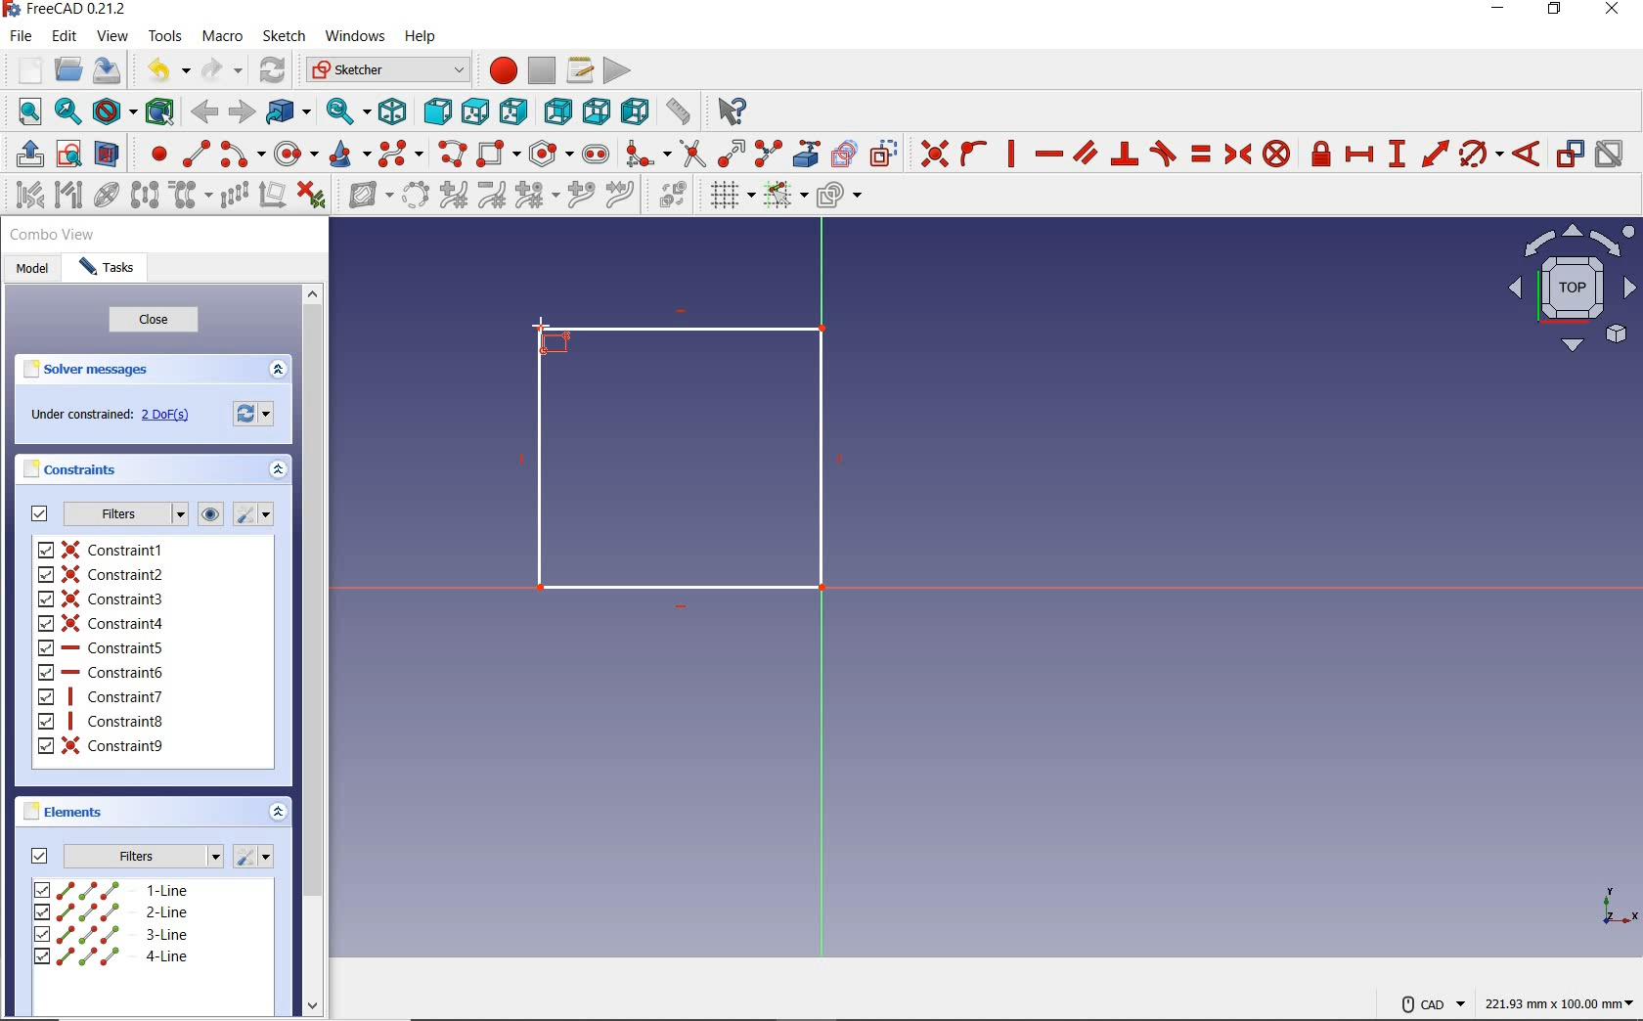 The image size is (1643, 1021). What do you see at coordinates (223, 37) in the screenshot?
I see `macro` at bounding box center [223, 37].